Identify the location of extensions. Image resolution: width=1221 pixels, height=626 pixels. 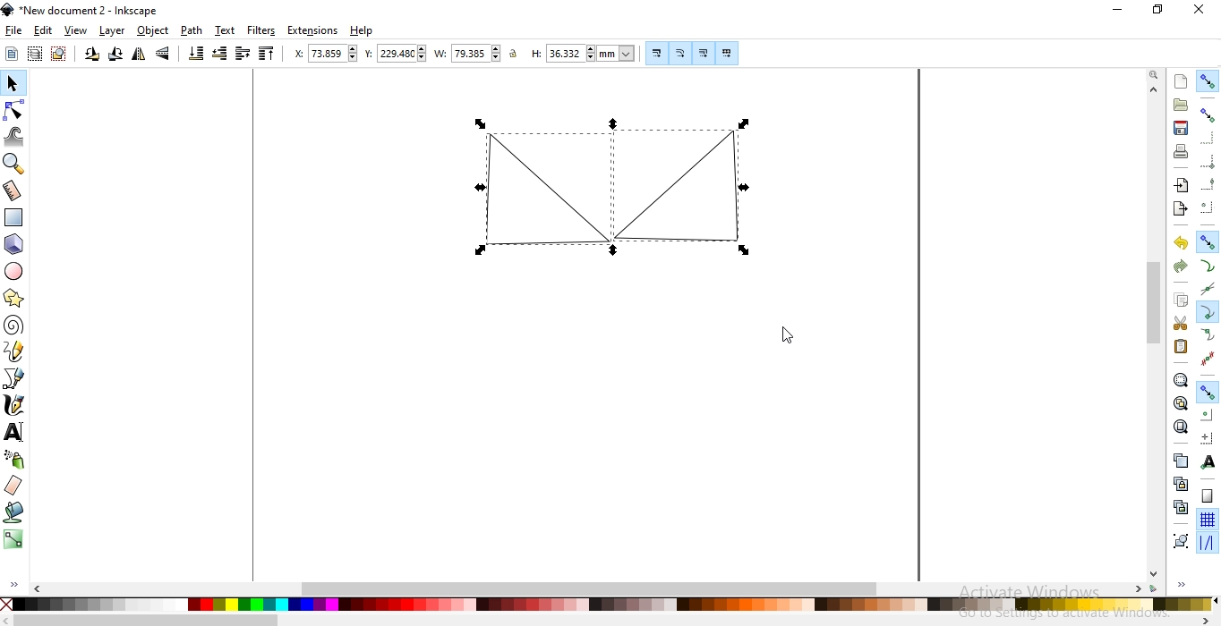
(313, 31).